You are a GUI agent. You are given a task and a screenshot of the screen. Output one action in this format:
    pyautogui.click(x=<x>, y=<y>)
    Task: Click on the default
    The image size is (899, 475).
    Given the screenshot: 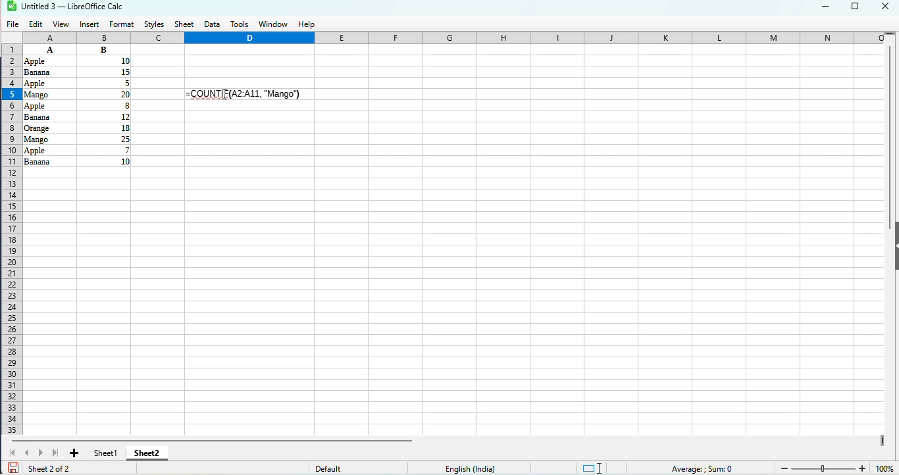 What is the action you would take?
    pyautogui.click(x=328, y=466)
    